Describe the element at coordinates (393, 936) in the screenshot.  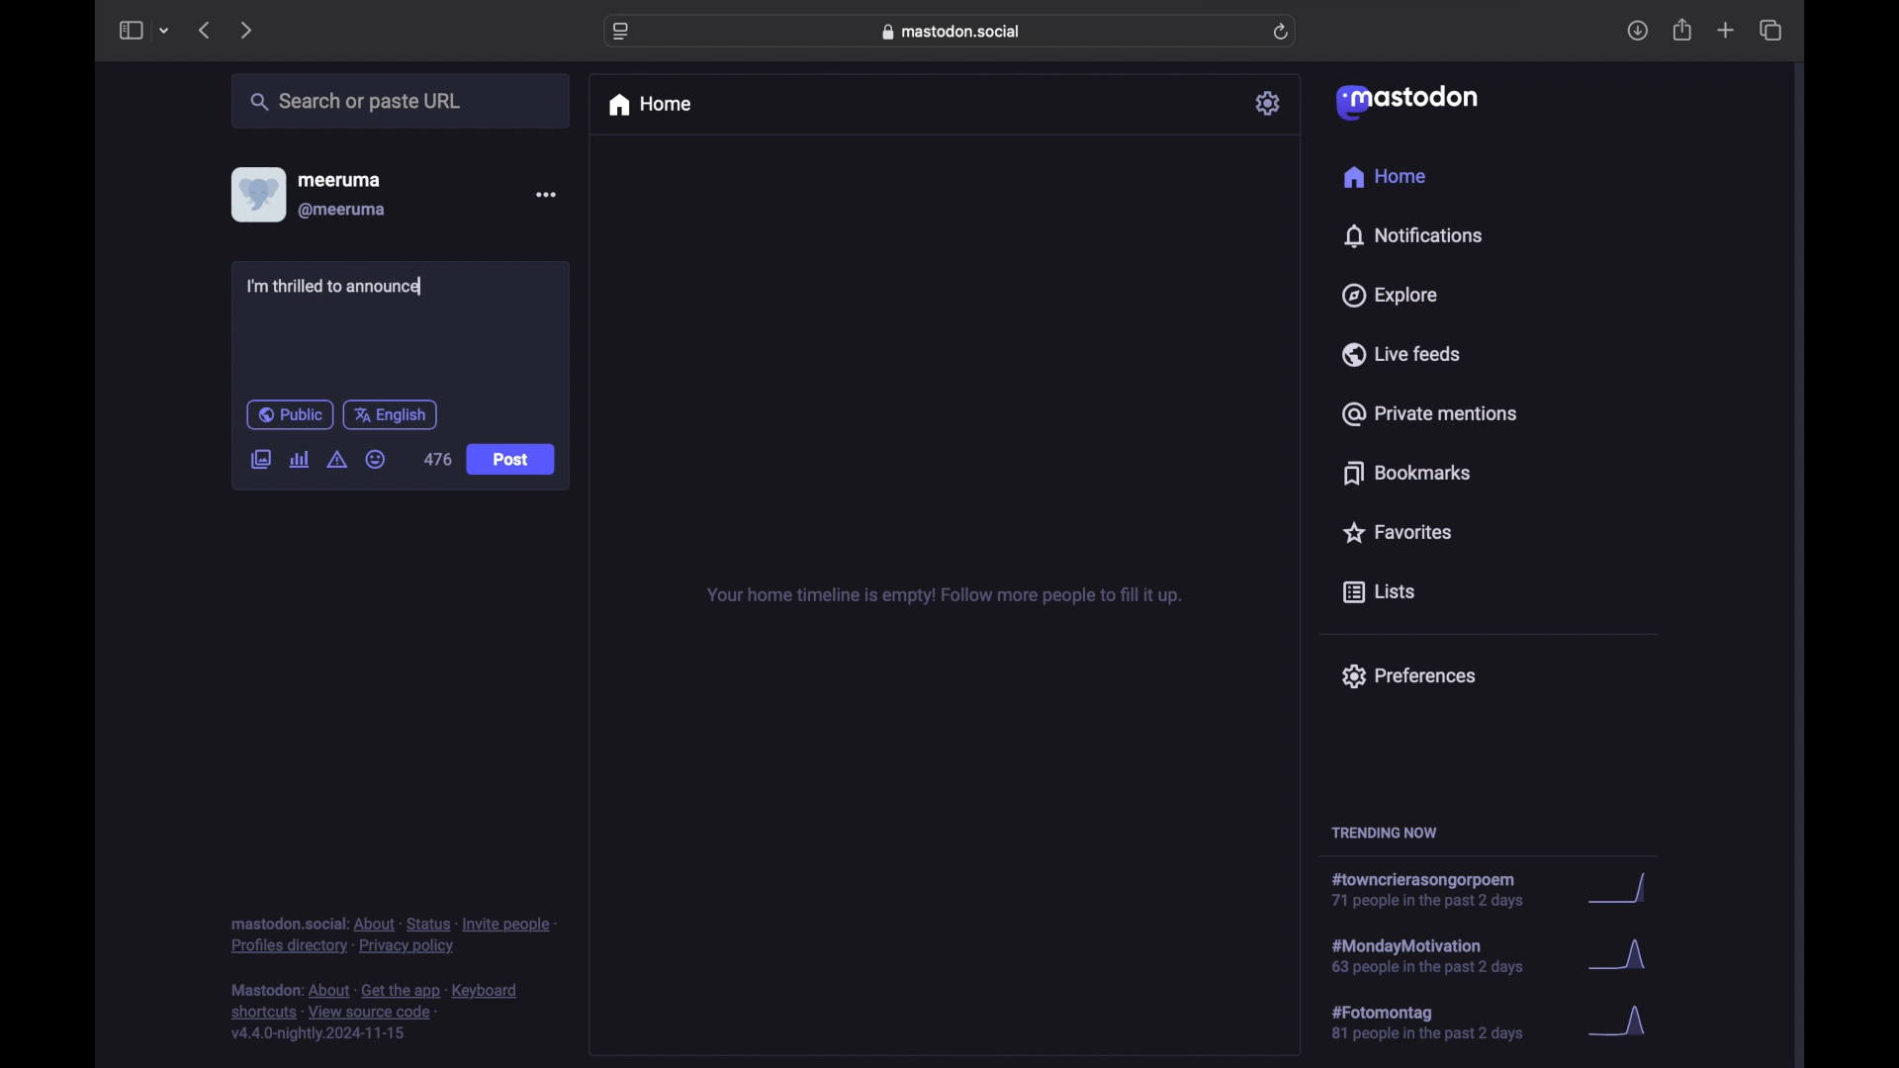
I see `footnote` at that location.